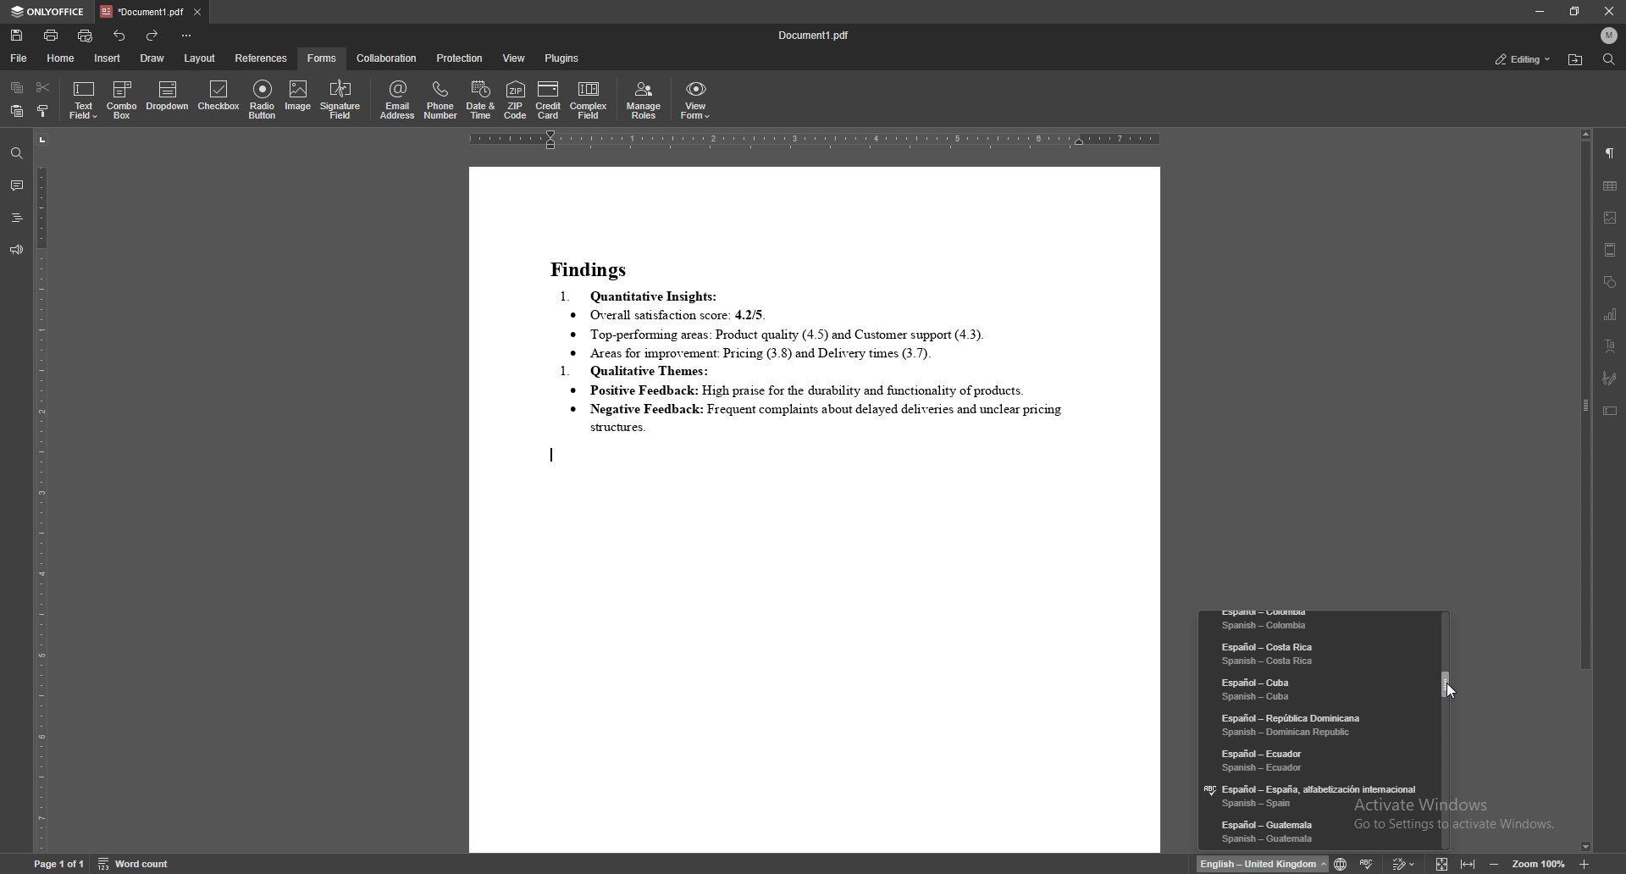 This screenshot has width=1626, height=874. Describe the element at coordinates (398, 100) in the screenshot. I see `email address` at that location.